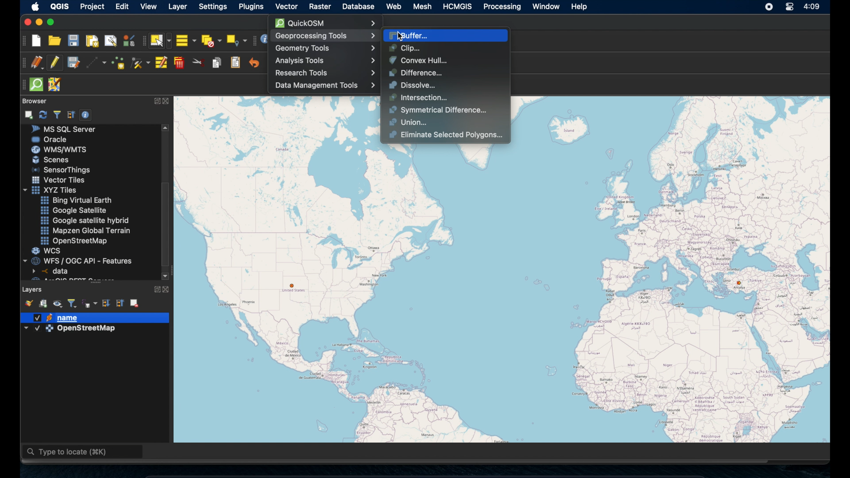  What do you see at coordinates (135, 303) in the screenshot?
I see `remove layer/group` at bounding box center [135, 303].